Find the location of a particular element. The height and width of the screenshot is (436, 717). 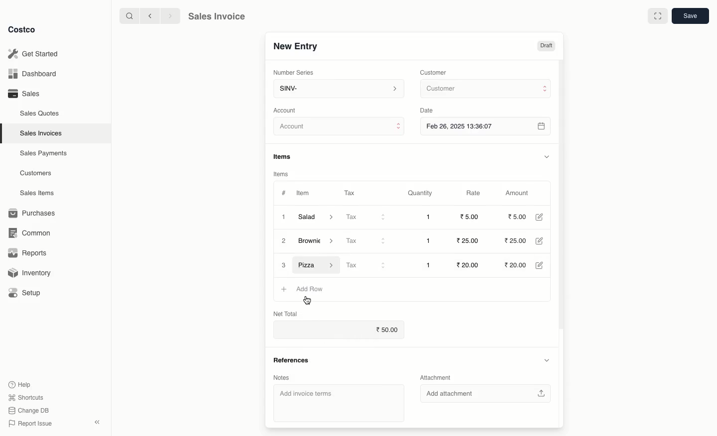

New Entry is located at coordinates (295, 46).